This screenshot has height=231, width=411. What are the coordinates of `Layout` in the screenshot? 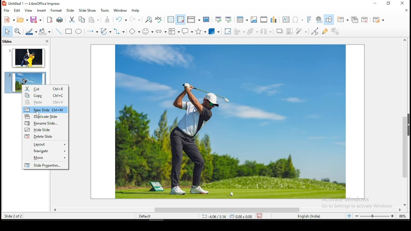 It's located at (46, 145).